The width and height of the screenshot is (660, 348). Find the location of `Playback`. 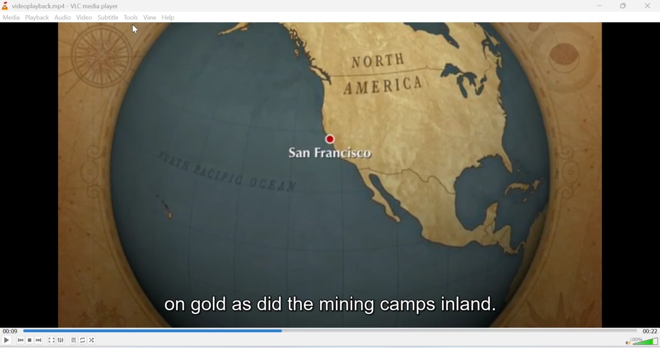

Playback is located at coordinates (37, 18).